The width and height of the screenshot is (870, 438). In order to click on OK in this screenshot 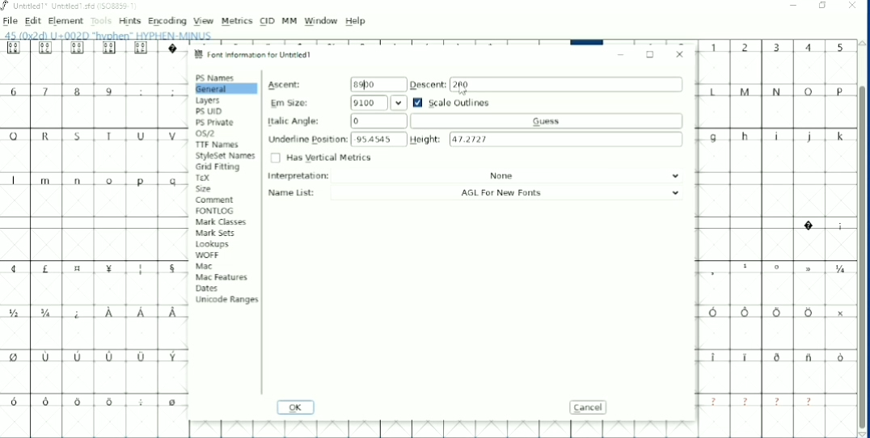, I will do `click(295, 408)`.